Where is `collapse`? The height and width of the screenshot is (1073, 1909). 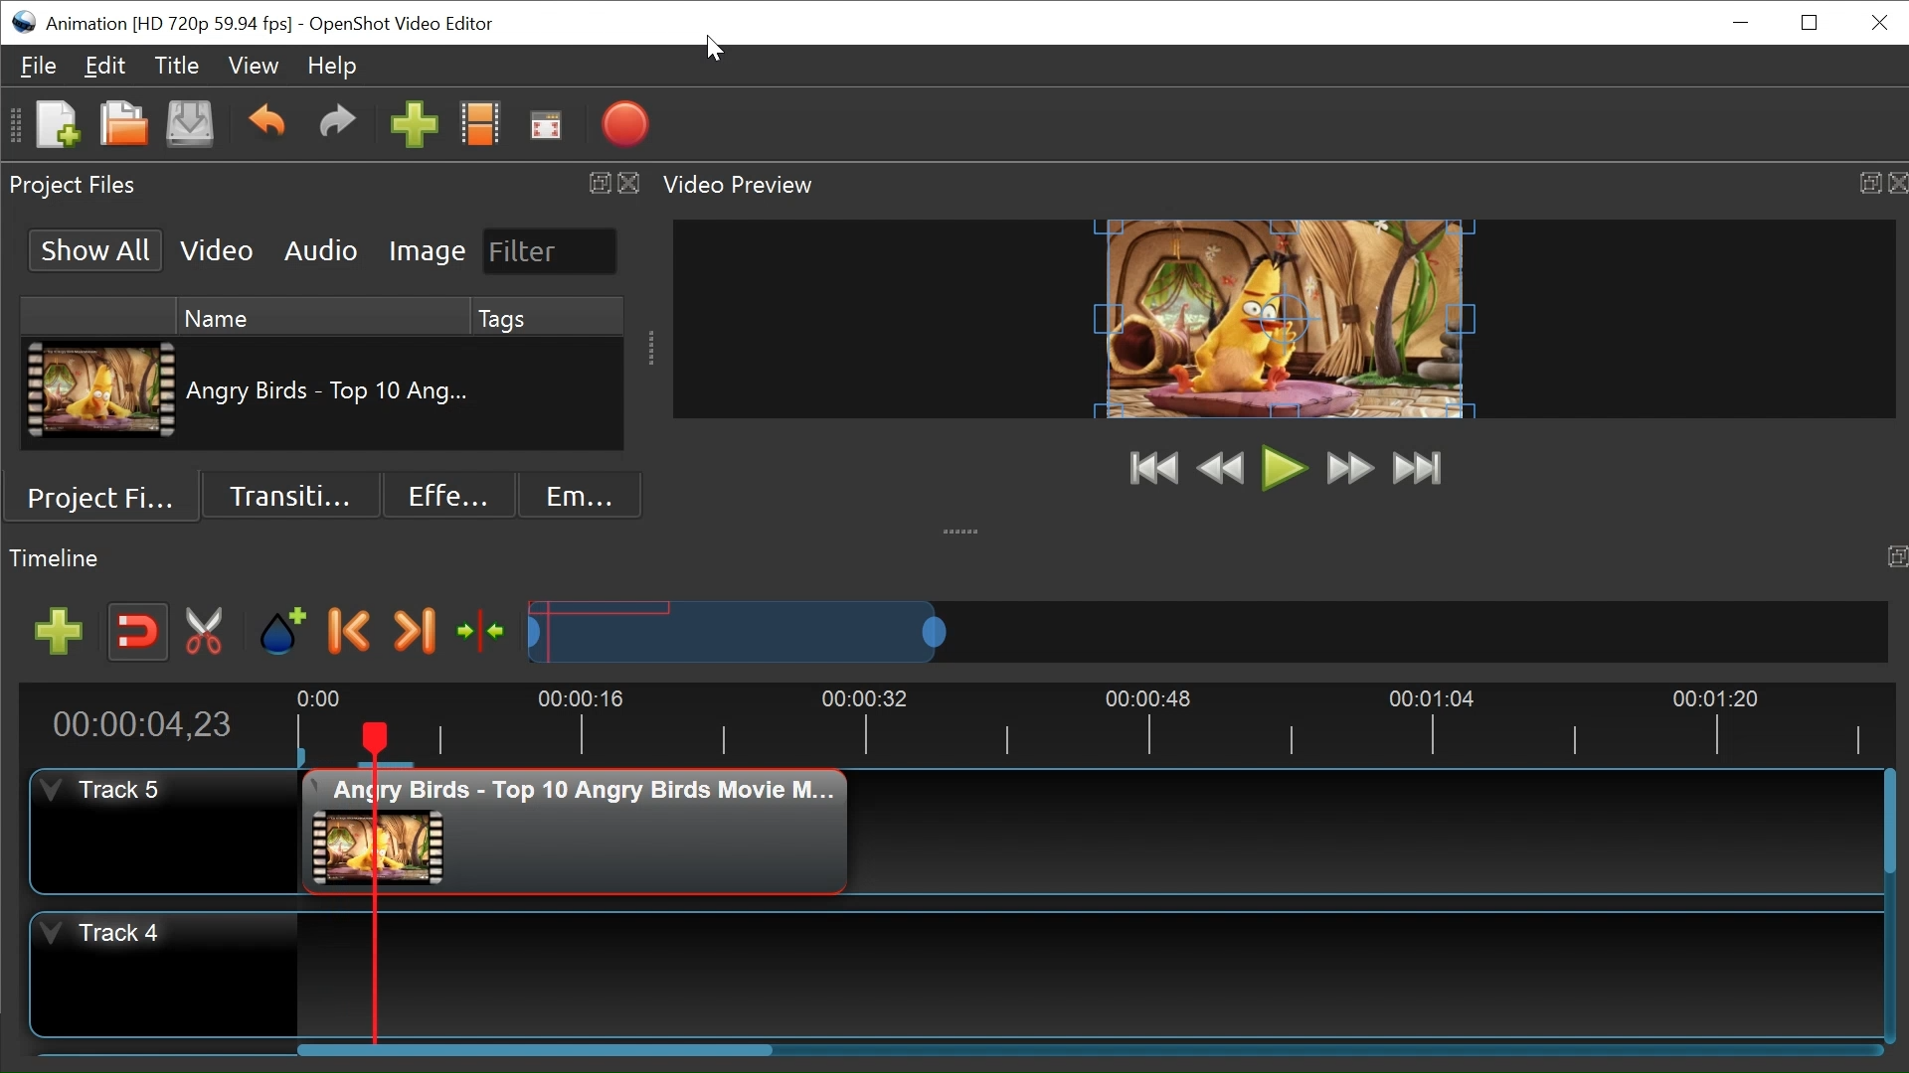 collapse is located at coordinates (961, 529).